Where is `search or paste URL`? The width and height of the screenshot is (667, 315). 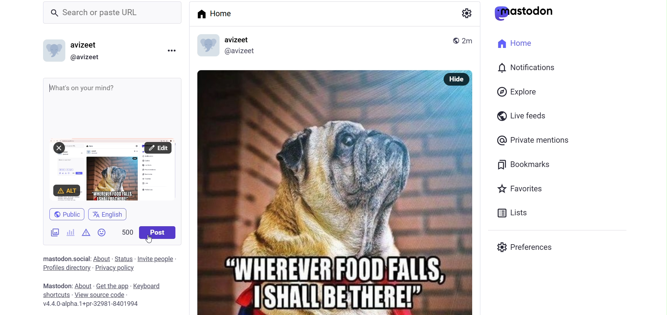
search or paste URL is located at coordinates (112, 12).